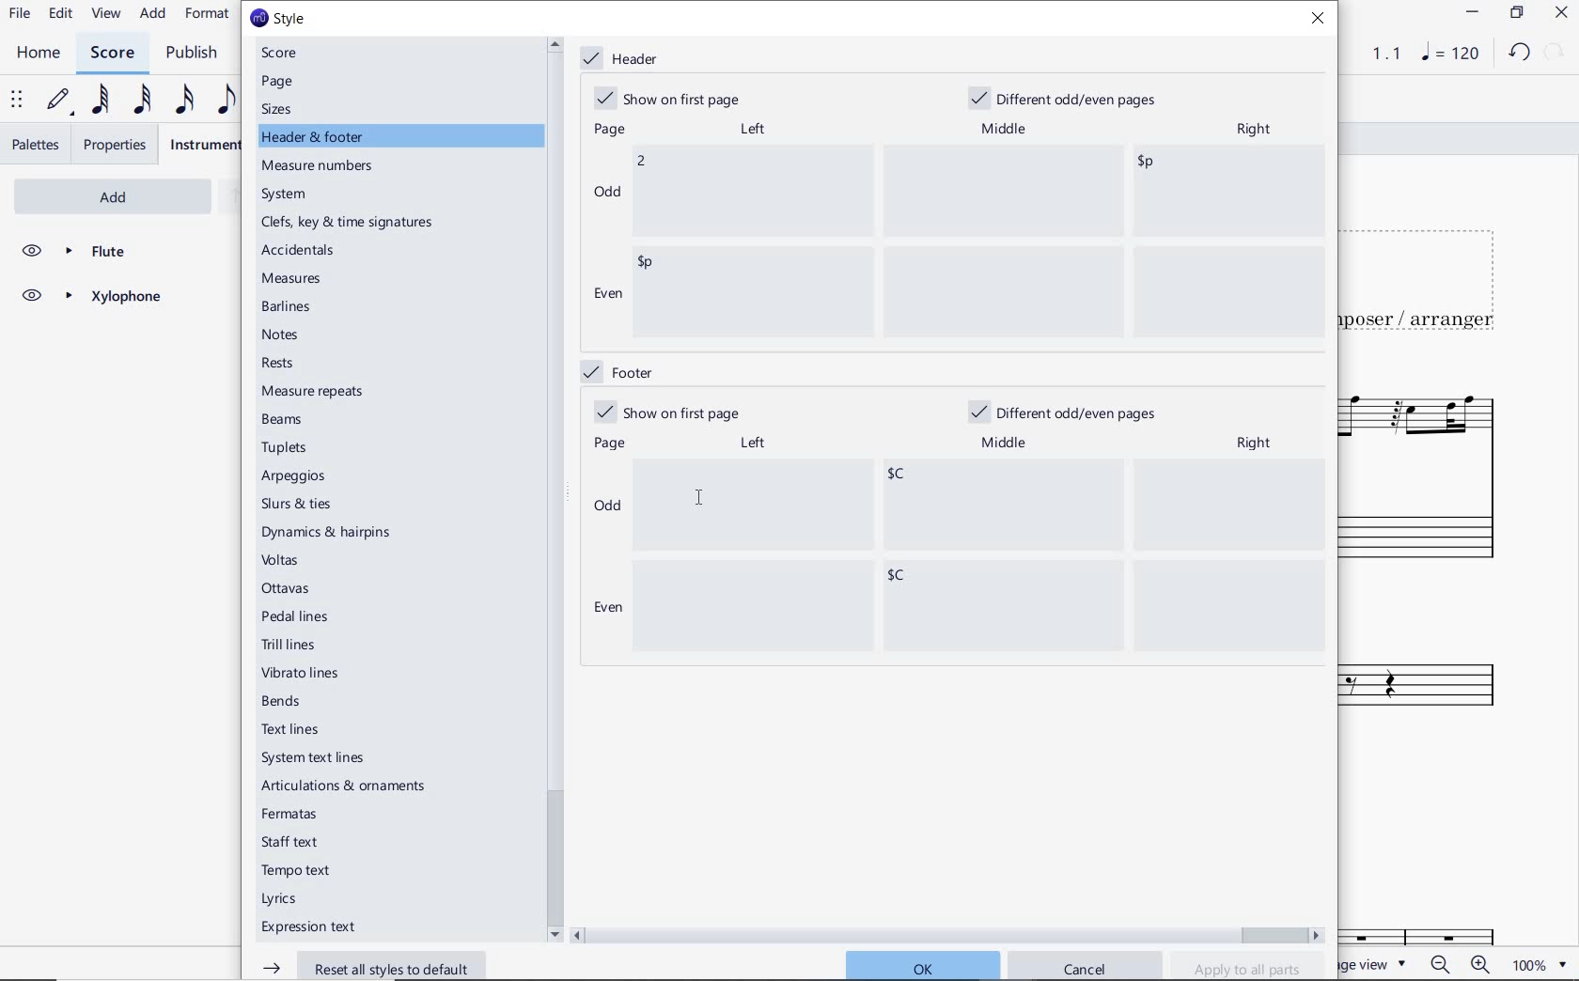 The width and height of the screenshot is (1579, 981). What do you see at coordinates (111, 52) in the screenshot?
I see `SCORE` at bounding box center [111, 52].